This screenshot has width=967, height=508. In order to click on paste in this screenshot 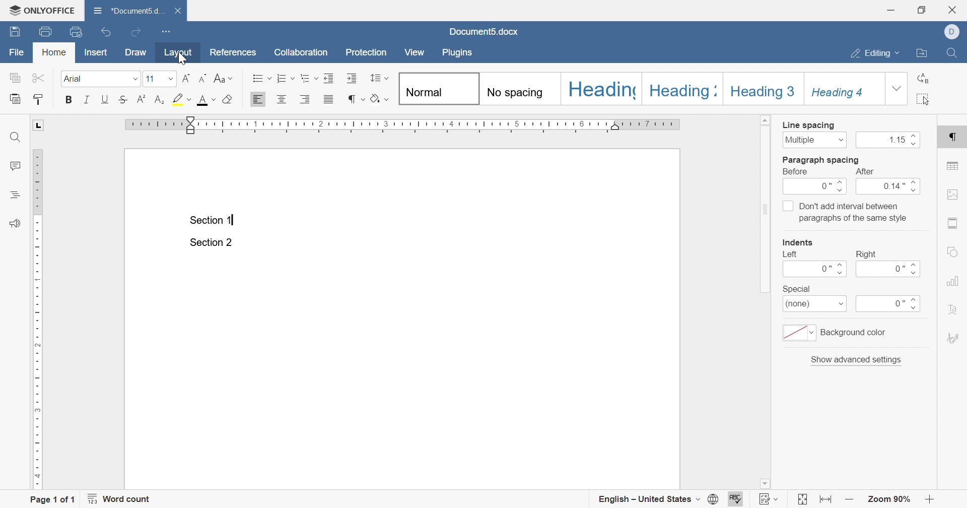, I will do `click(15, 98)`.